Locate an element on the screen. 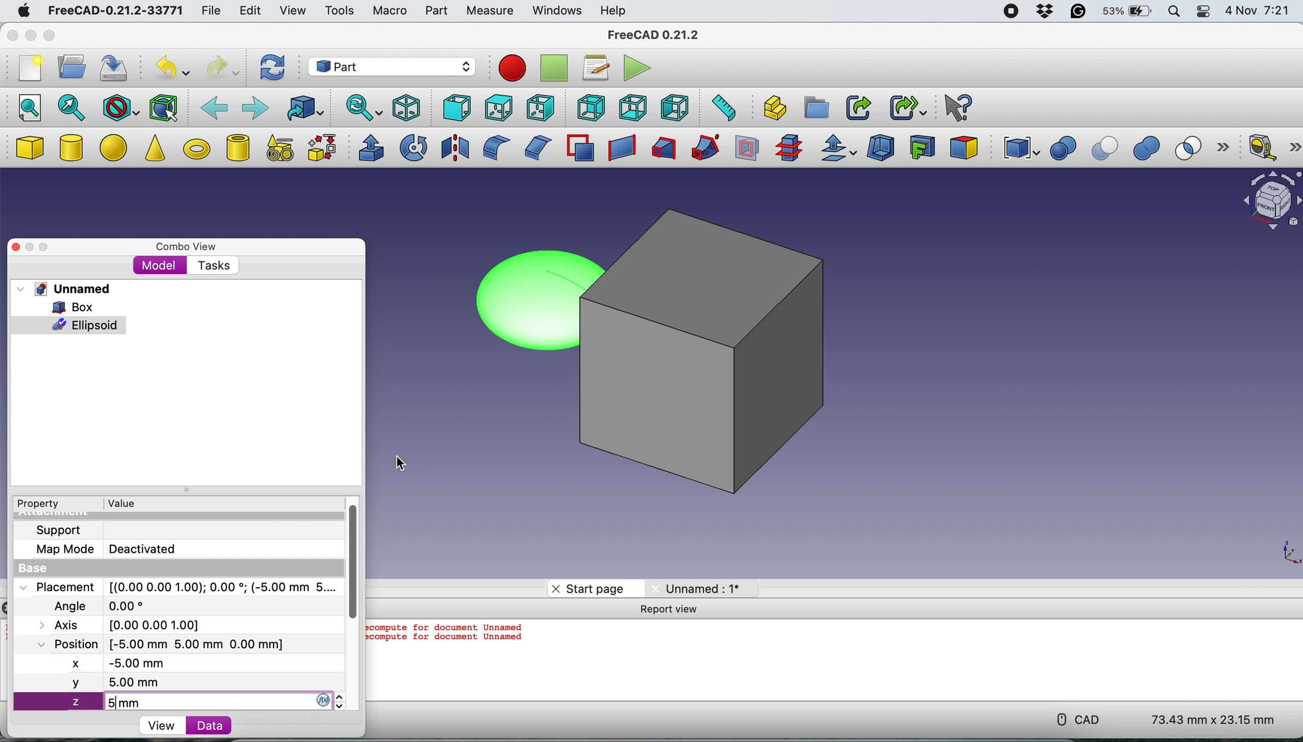 This screenshot has height=742, width=1303. boolean is located at coordinates (1063, 149).